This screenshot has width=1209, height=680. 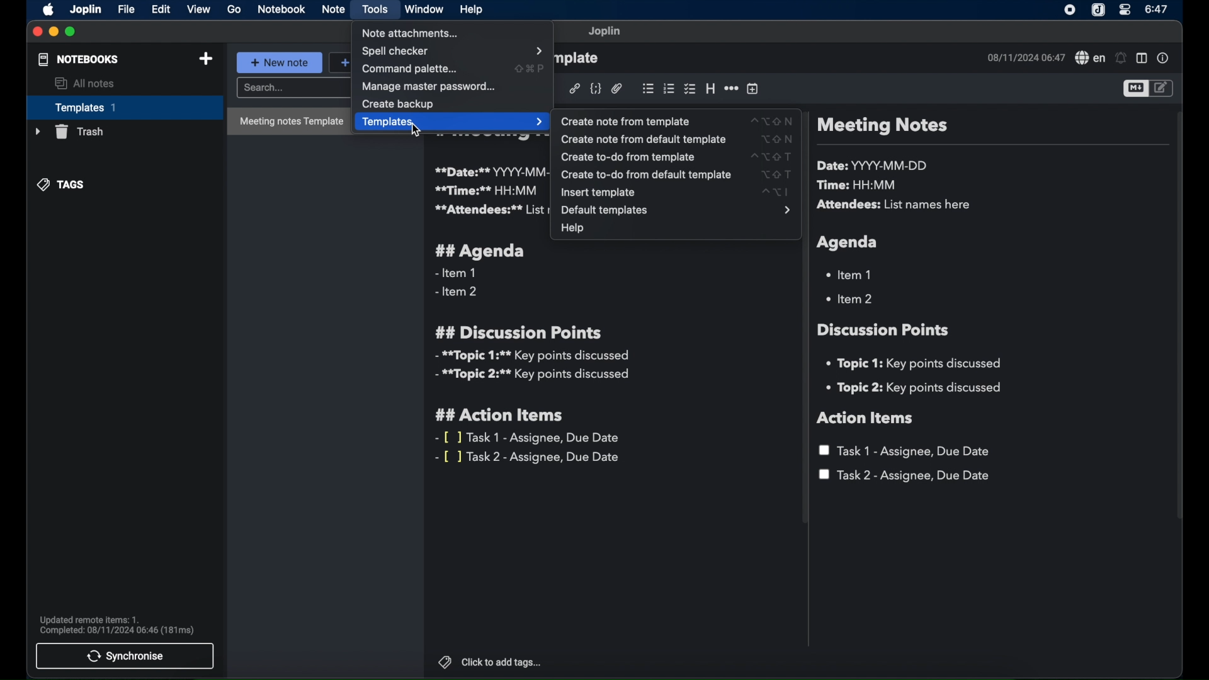 What do you see at coordinates (674, 210) in the screenshot?
I see `default notes templates menu` at bounding box center [674, 210].